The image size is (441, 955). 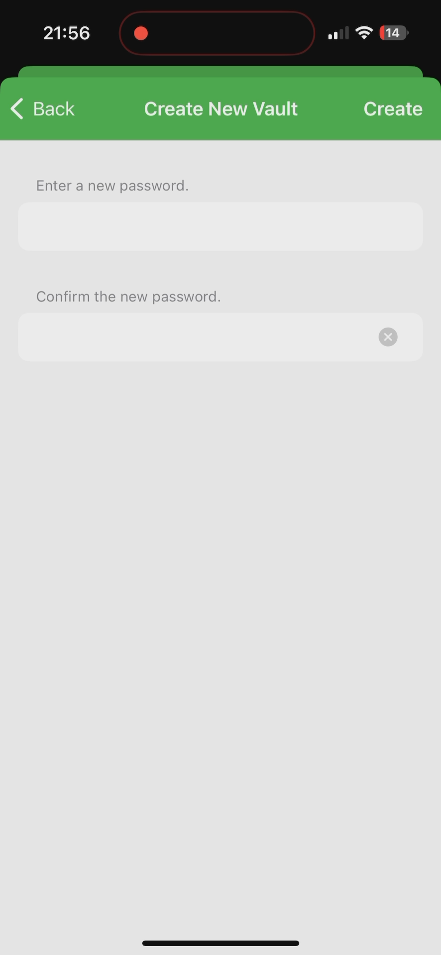 I want to click on create, so click(x=393, y=102).